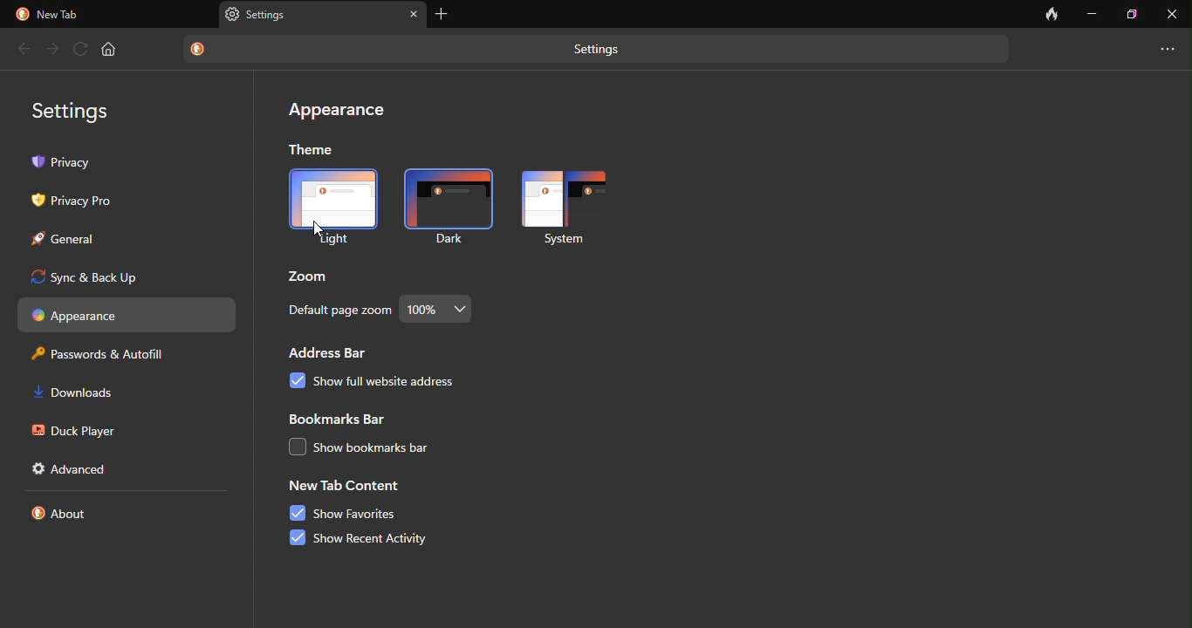 This screenshot has height=628, width=1192. I want to click on appearance, so click(127, 315).